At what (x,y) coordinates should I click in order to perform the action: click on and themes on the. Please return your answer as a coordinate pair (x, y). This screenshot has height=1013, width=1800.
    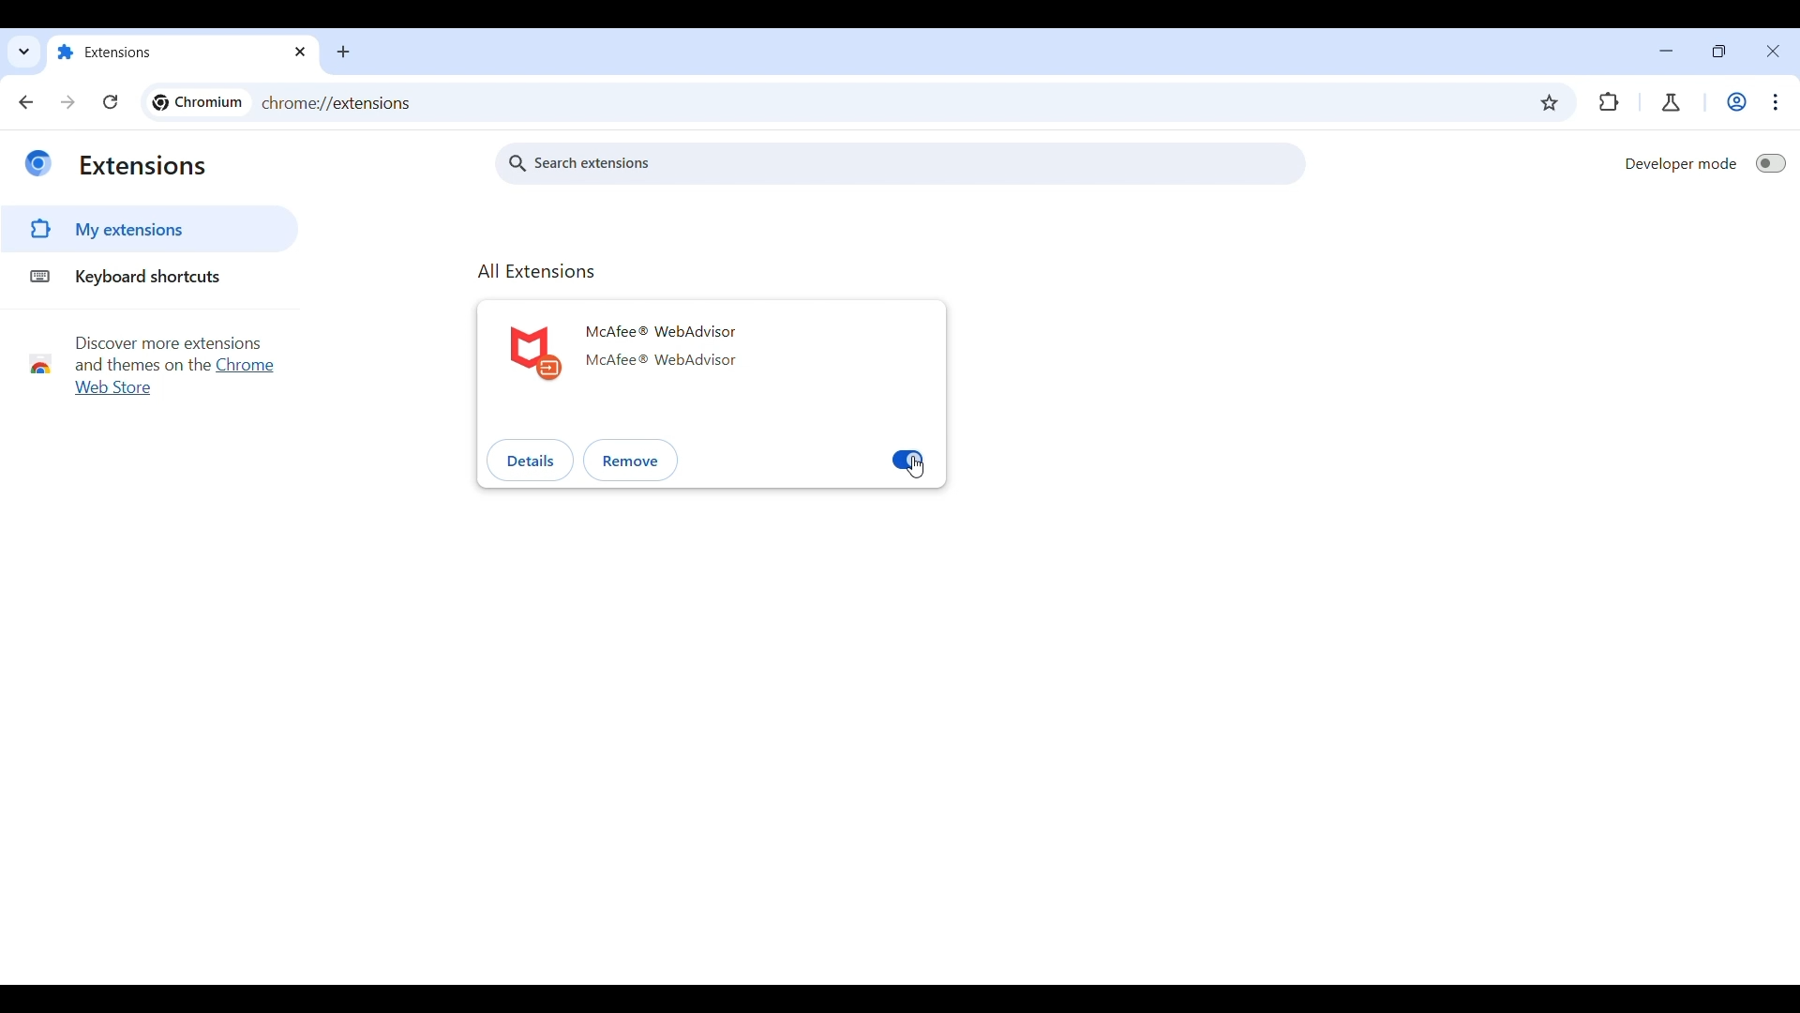
    Looking at the image, I should click on (141, 365).